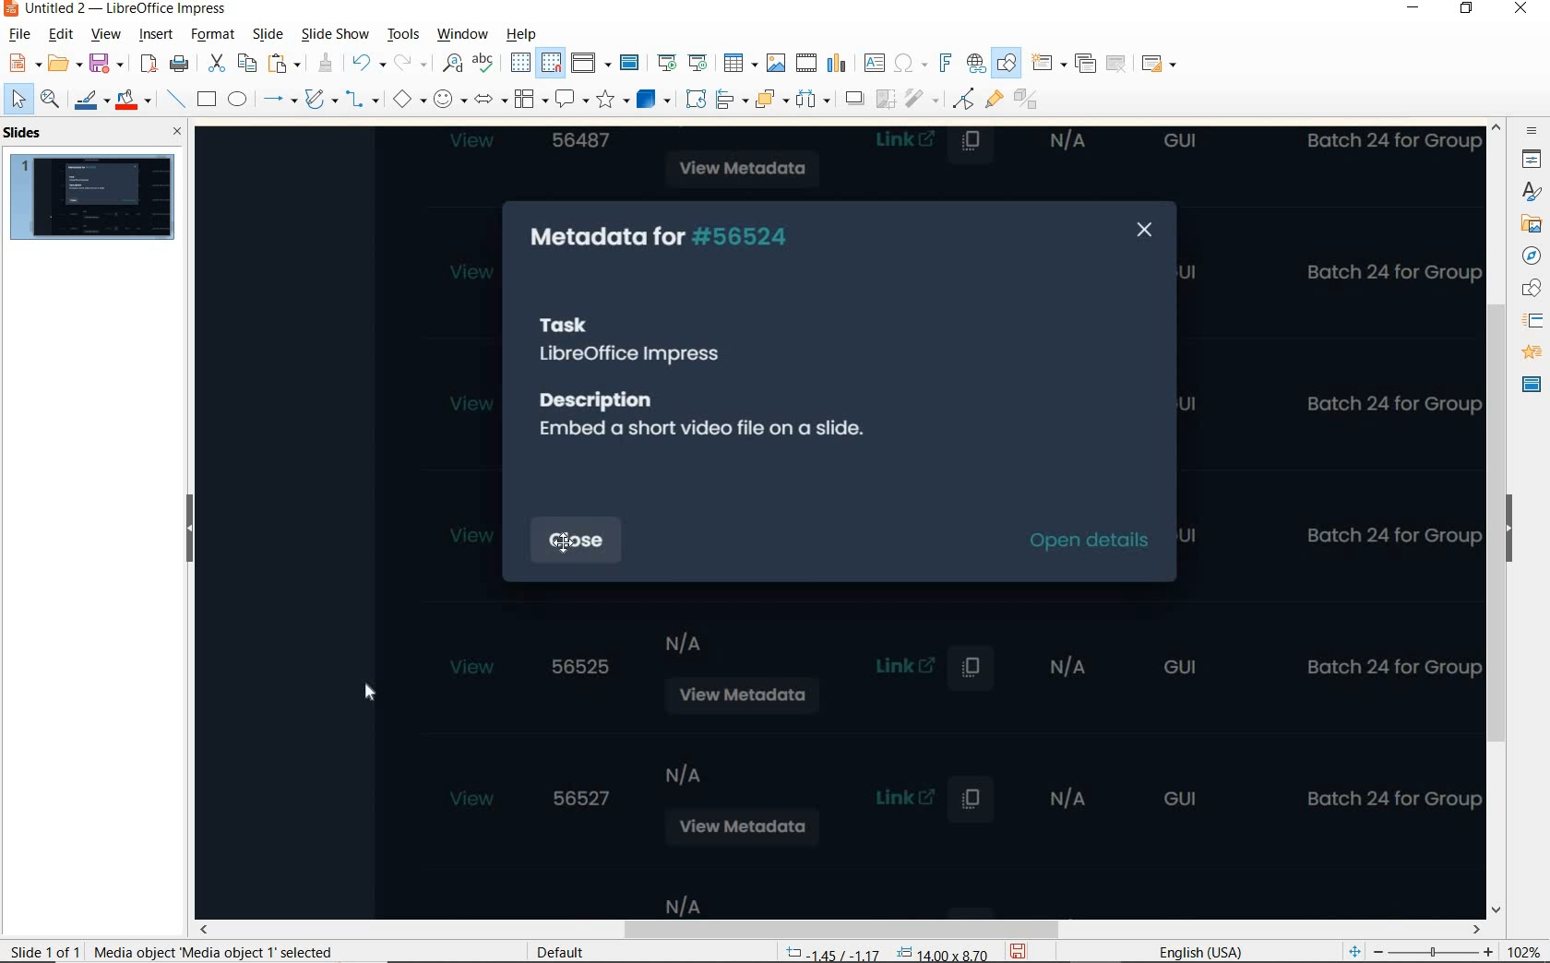 This screenshot has height=963, width=1550. What do you see at coordinates (572, 99) in the screenshot?
I see `CALLOUT SHAPES` at bounding box center [572, 99].